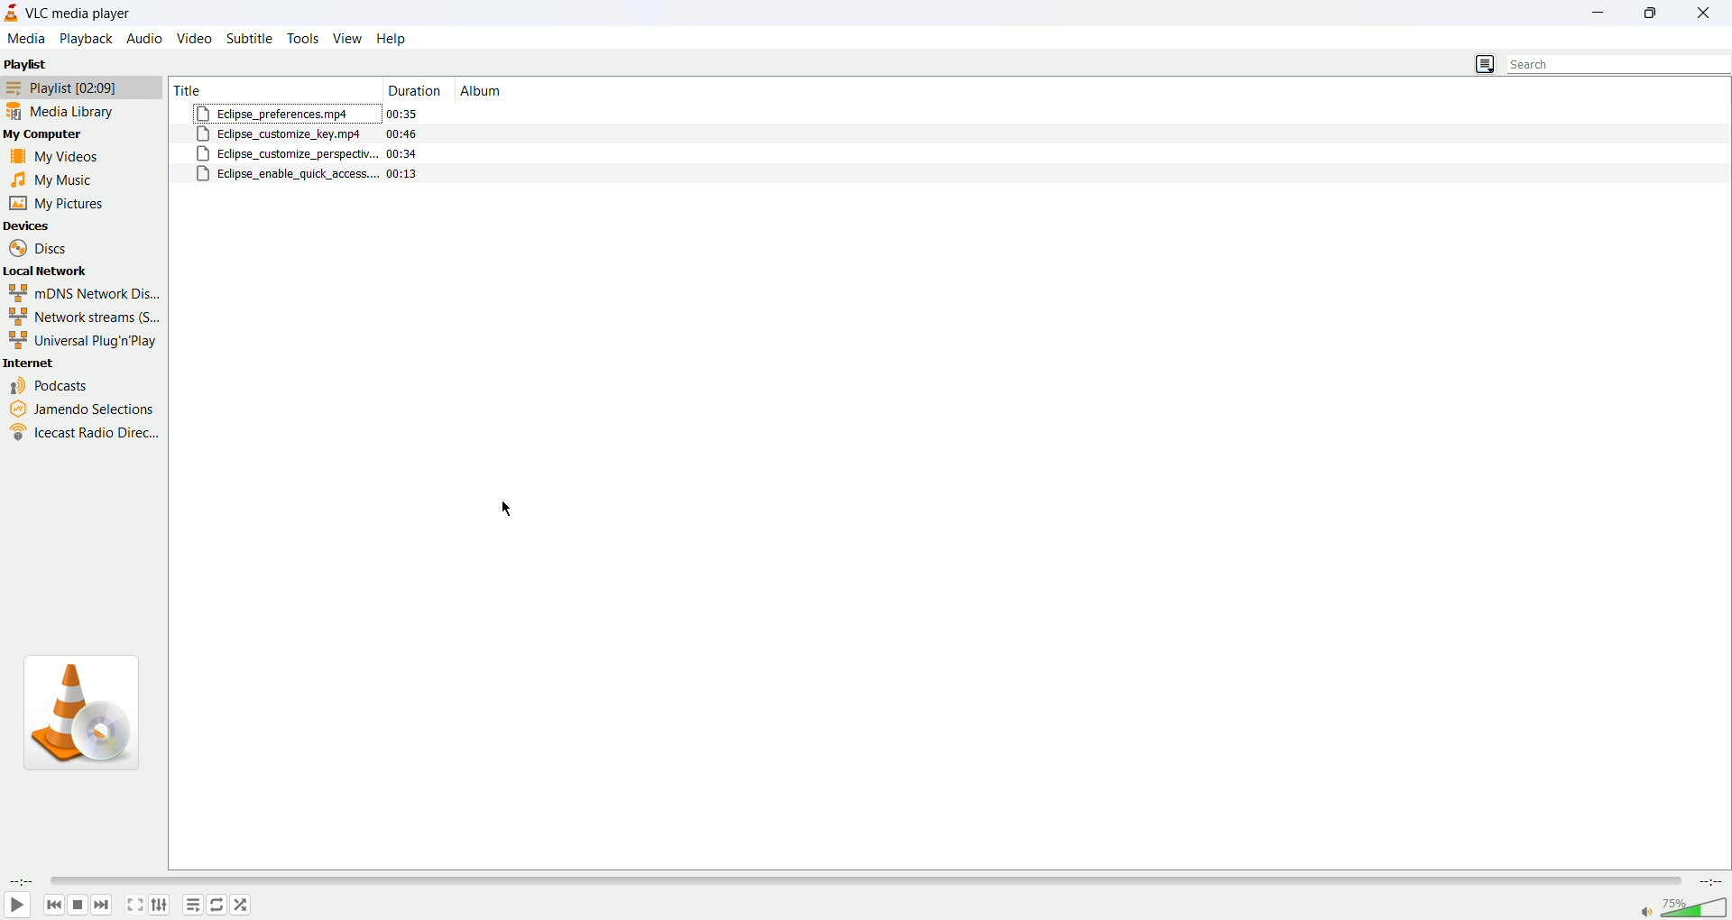 This screenshot has width=1732, height=920. What do you see at coordinates (85, 135) in the screenshot?
I see `my computer` at bounding box center [85, 135].